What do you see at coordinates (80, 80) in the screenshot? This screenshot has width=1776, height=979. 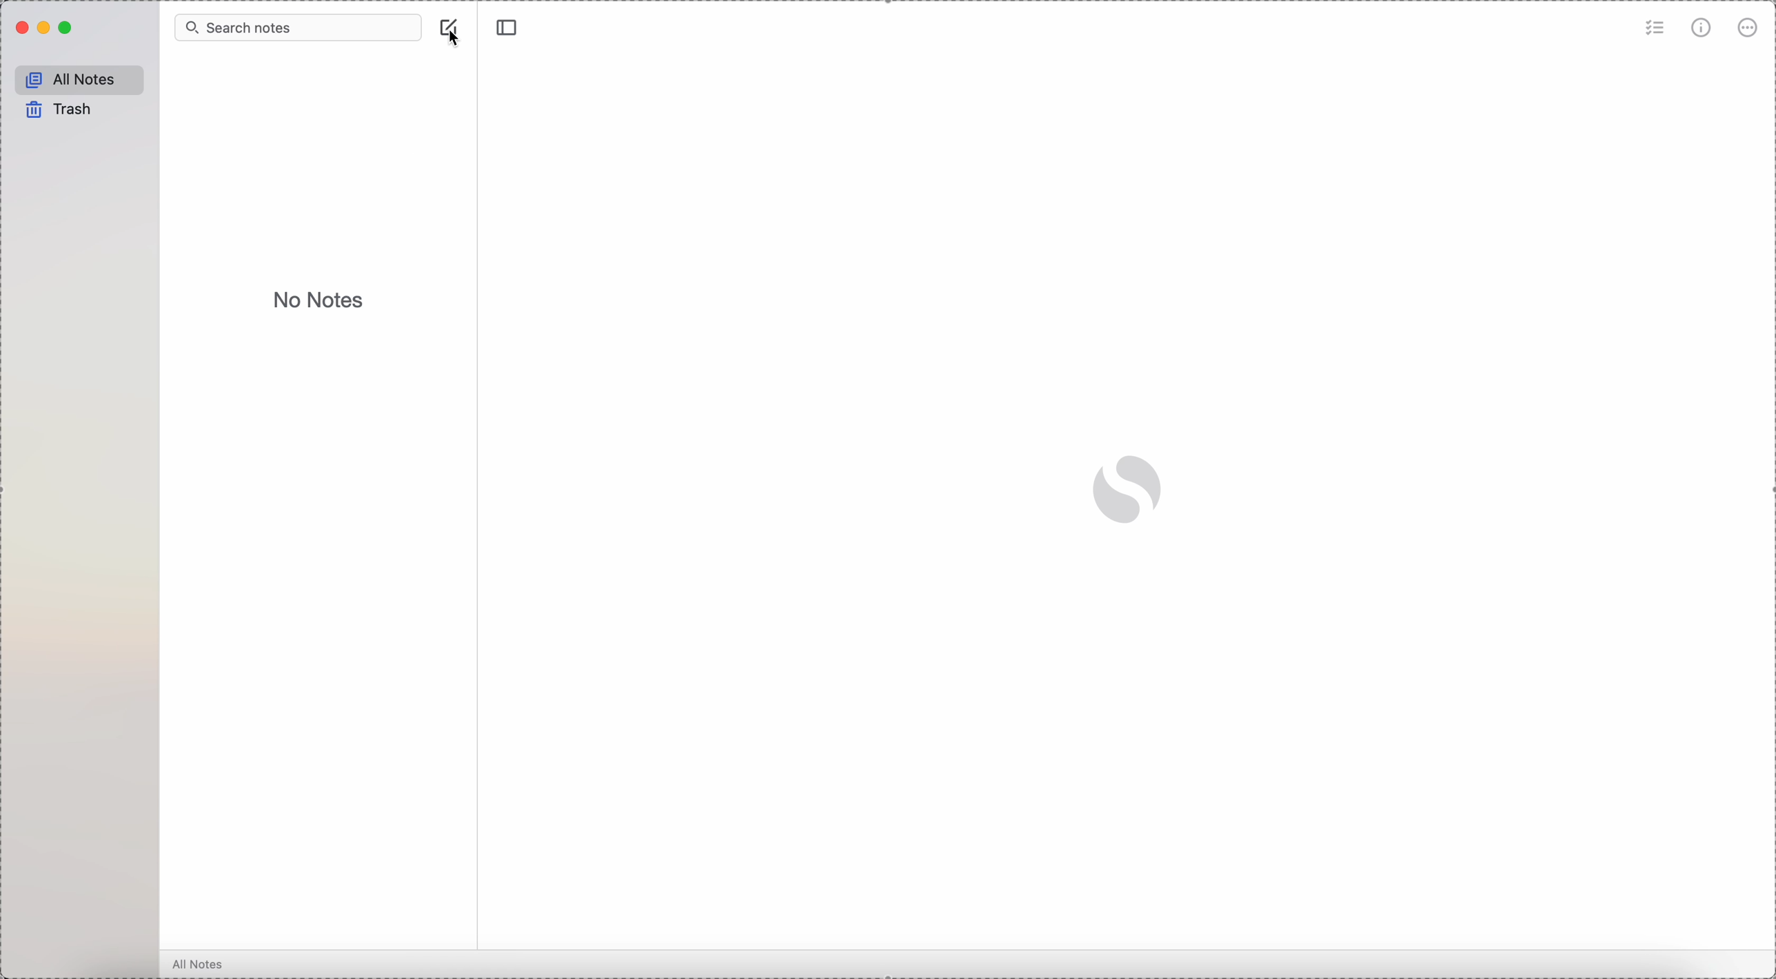 I see `all notes` at bounding box center [80, 80].